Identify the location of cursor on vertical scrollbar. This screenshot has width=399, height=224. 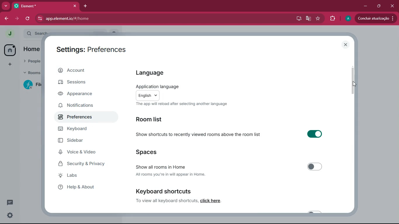
(354, 84).